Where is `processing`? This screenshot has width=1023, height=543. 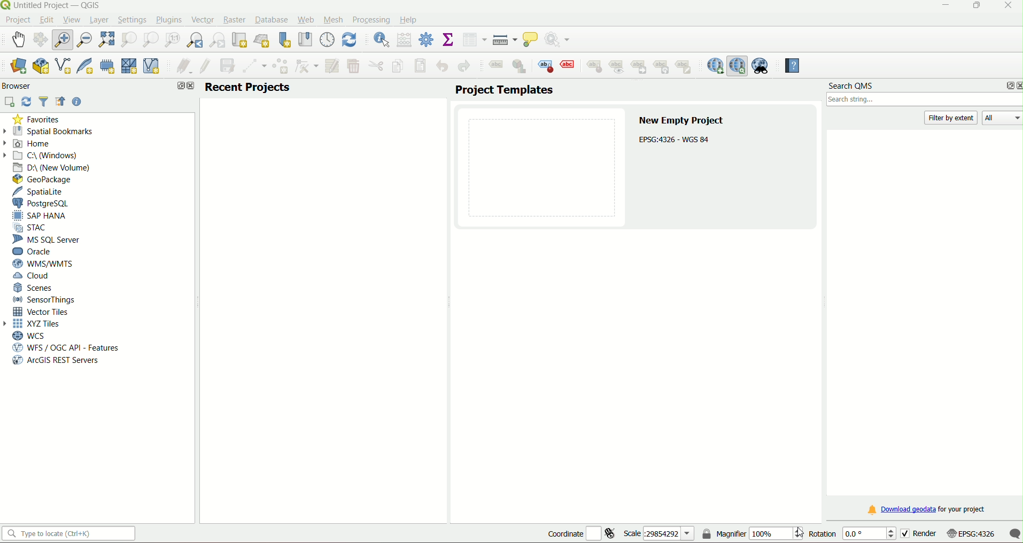 processing is located at coordinates (371, 19).